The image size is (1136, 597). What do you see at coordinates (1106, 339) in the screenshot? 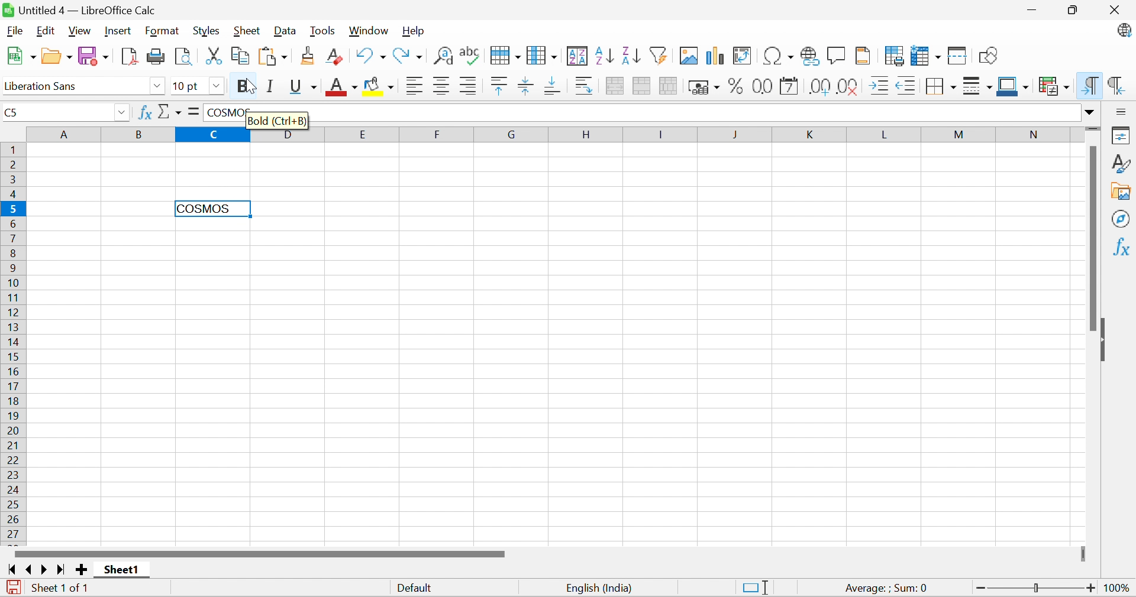
I see `Hide` at bounding box center [1106, 339].